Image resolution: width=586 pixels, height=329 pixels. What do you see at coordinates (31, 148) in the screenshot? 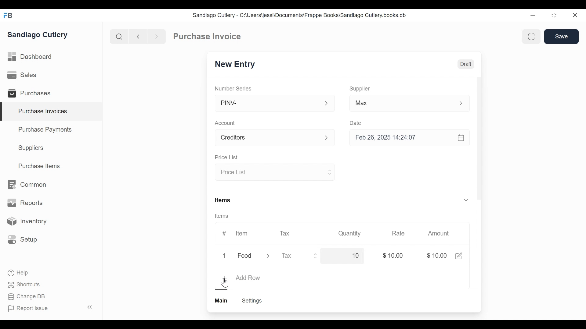
I see `Suppliers` at bounding box center [31, 148].